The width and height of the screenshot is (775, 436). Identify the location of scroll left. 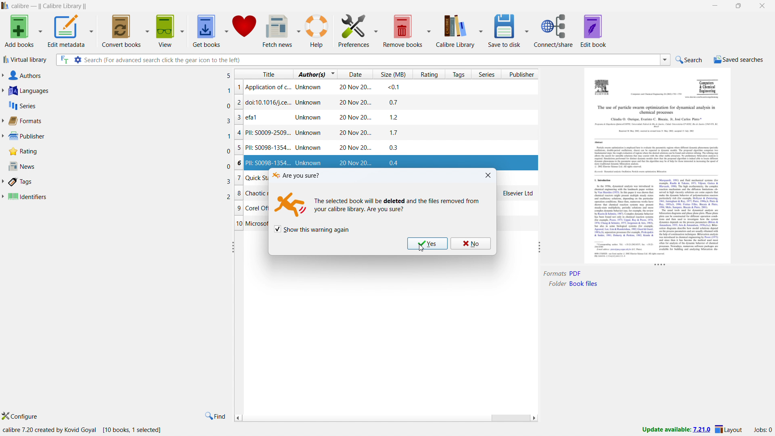
(237, 417).